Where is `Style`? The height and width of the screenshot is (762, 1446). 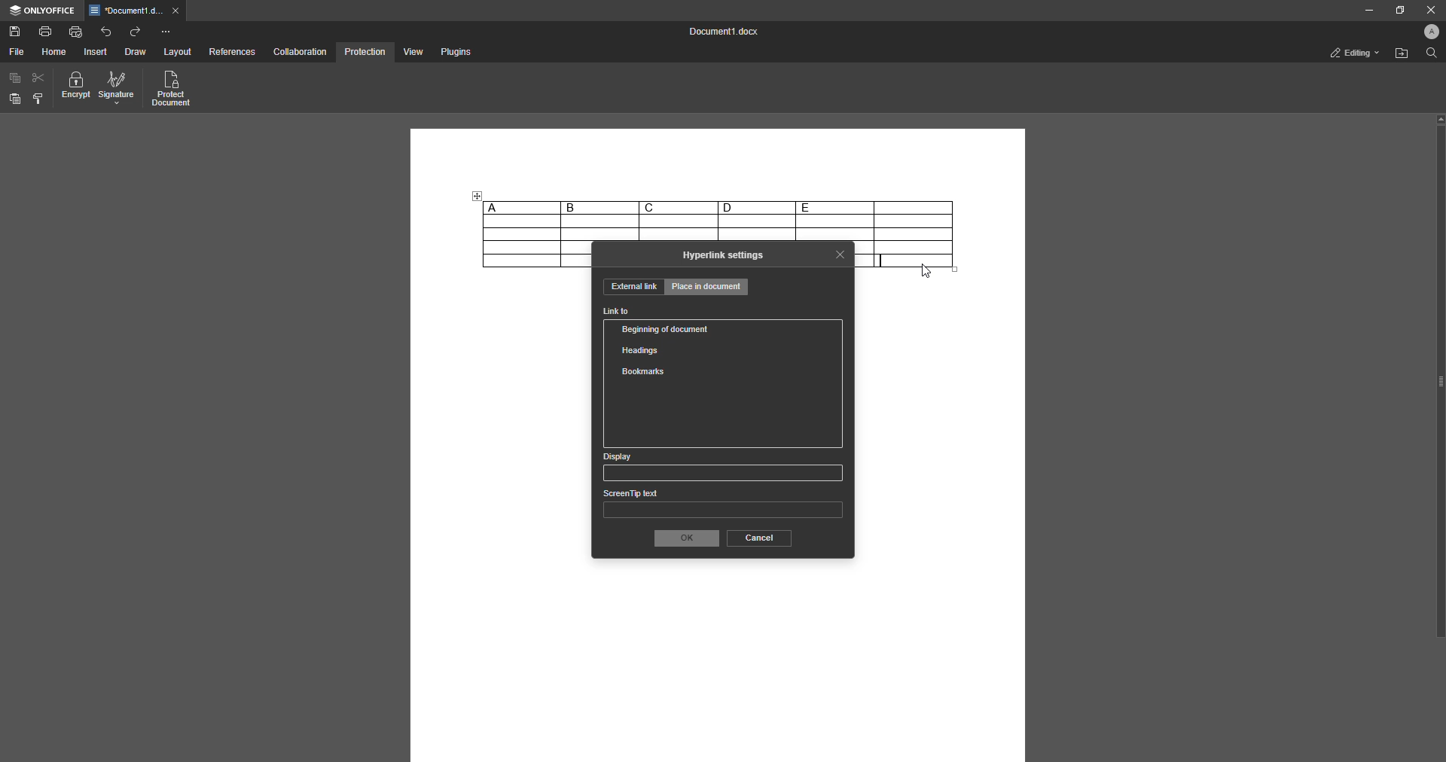 Style is located at coordinates (39, 99).